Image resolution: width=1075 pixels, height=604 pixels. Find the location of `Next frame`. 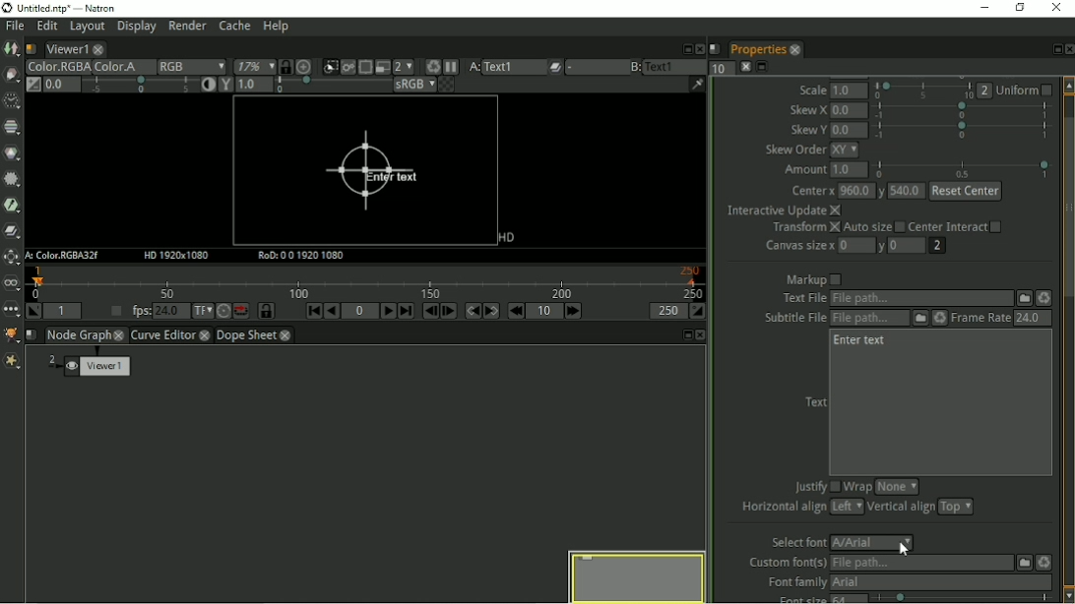

Next frame is located at coordinates (448, 311).